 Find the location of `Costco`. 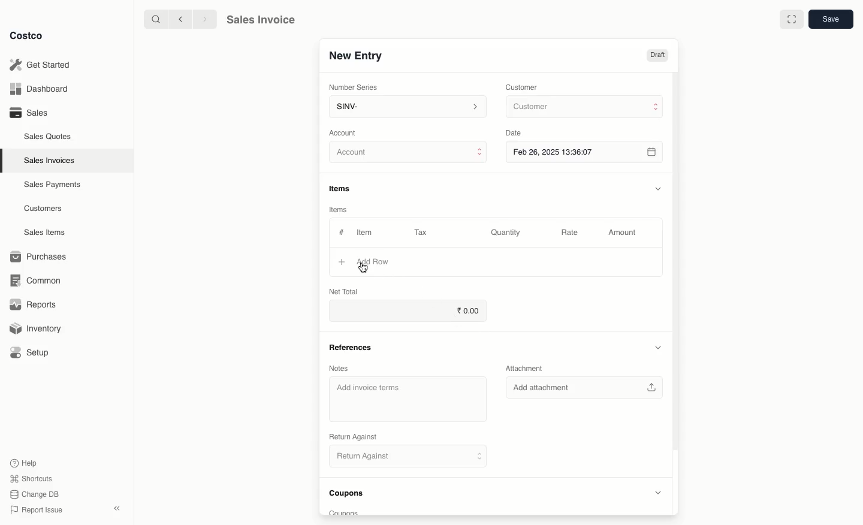

Costco is located at coordinates (29, 36).